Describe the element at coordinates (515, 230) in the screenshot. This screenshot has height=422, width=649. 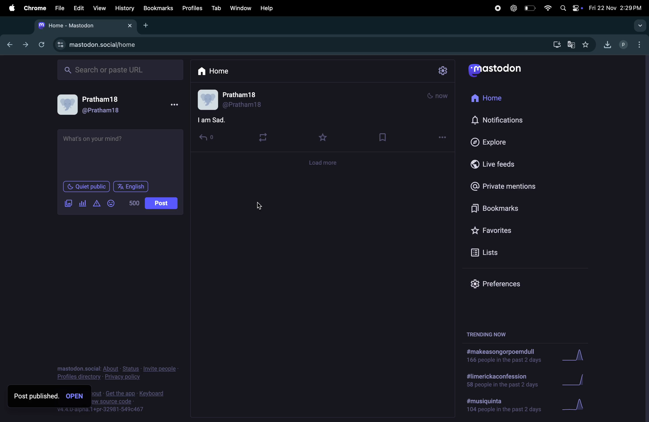
I see `favorites` at that location.